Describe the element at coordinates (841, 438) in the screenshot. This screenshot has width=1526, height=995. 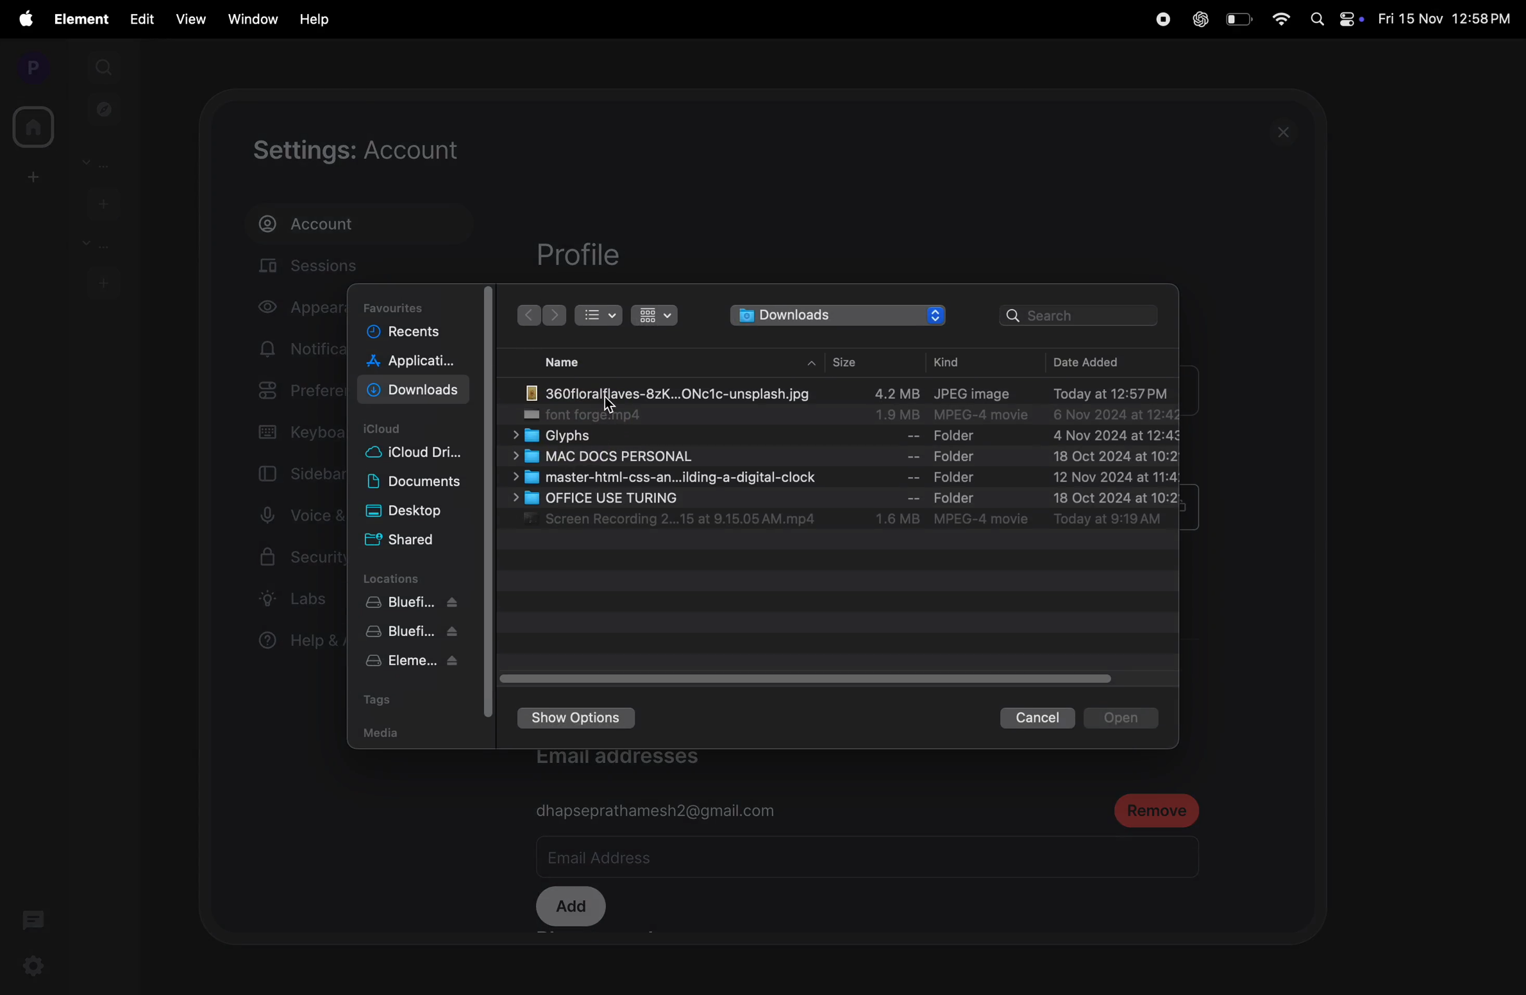
I see `glyph` at that location.